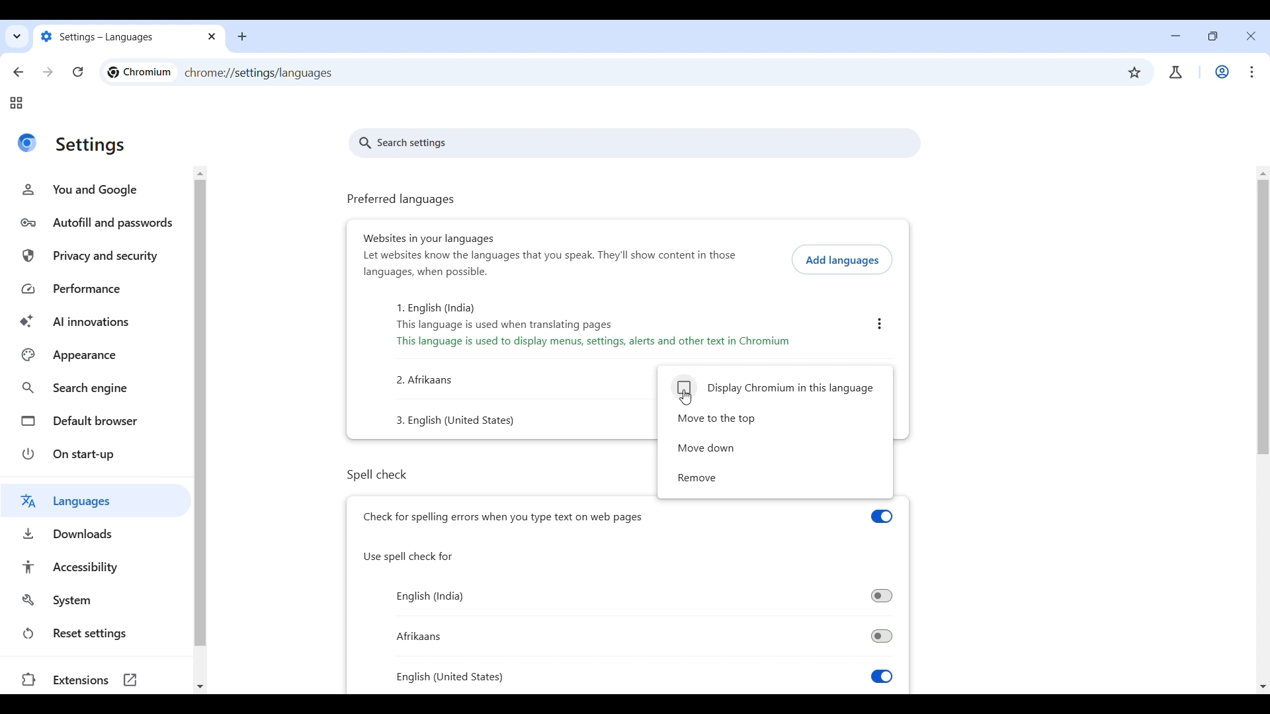  What do you see at coordinates (842, 260) in the screenshot?
I see `Add languages` at bounding box center [842, 260].